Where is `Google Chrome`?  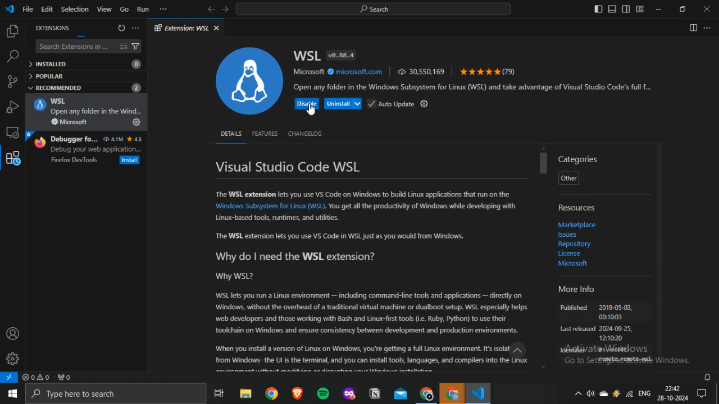 Google Chrome is located at coordinates (451, 393).